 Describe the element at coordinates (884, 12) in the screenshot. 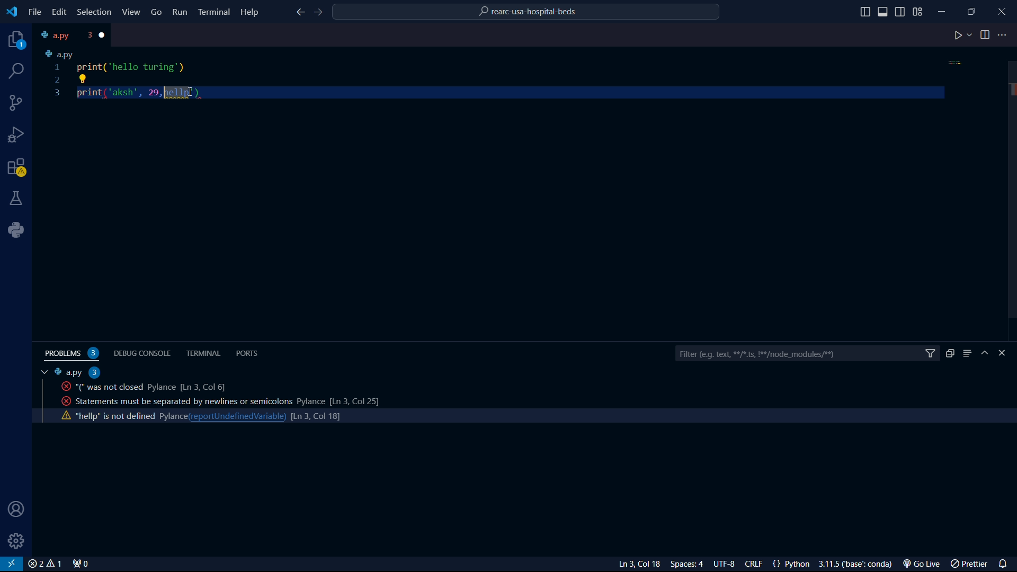

I see `toggle sidebar` at that location.